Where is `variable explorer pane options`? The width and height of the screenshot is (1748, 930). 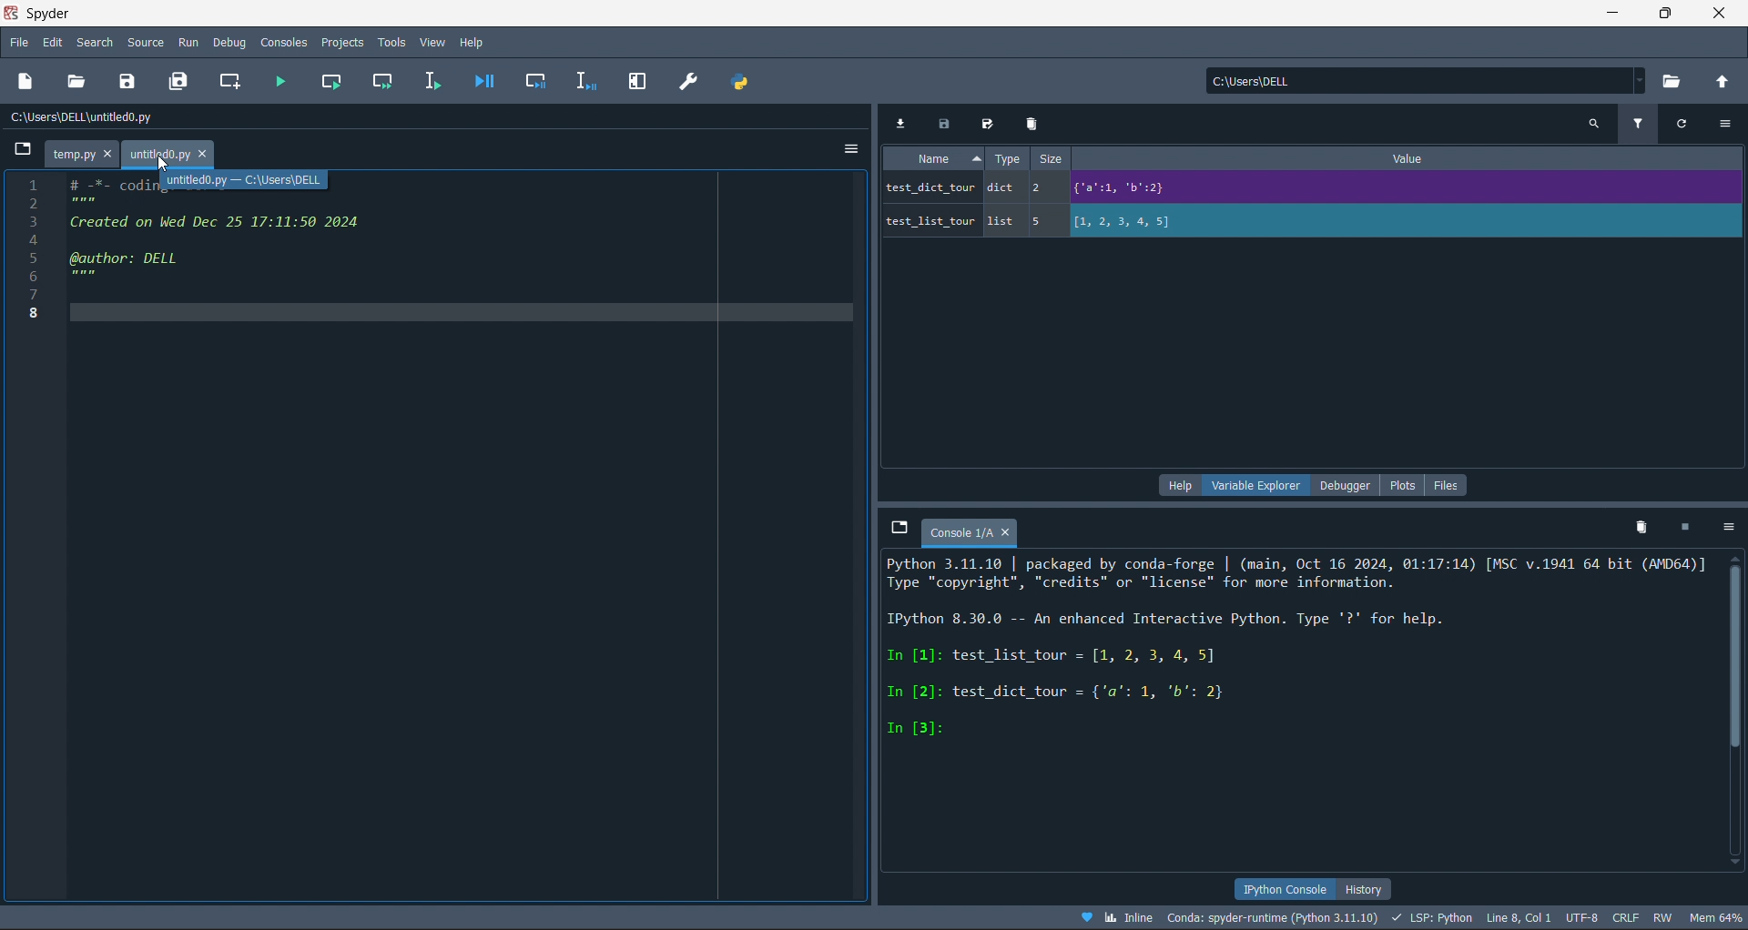 variable explorer pane options is located at coordinates (1249, 486).